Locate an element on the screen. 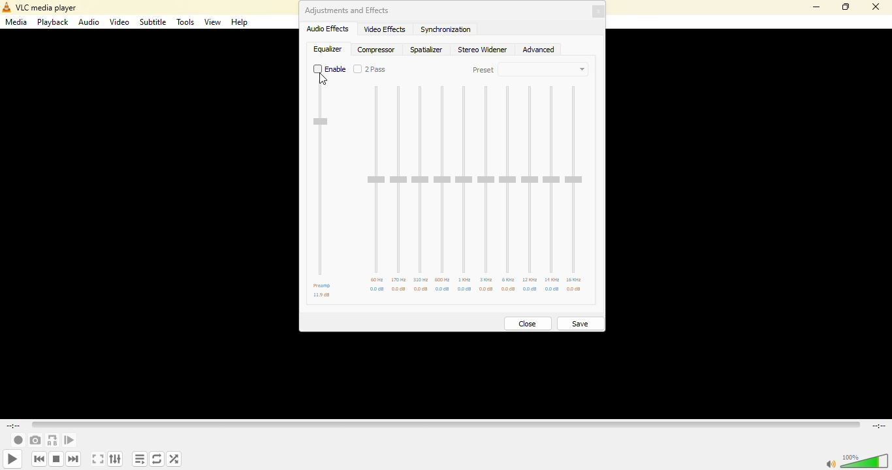 Image resolution: width=892 pixels, height=470 pixels. db is located at coordinates (530, 289).